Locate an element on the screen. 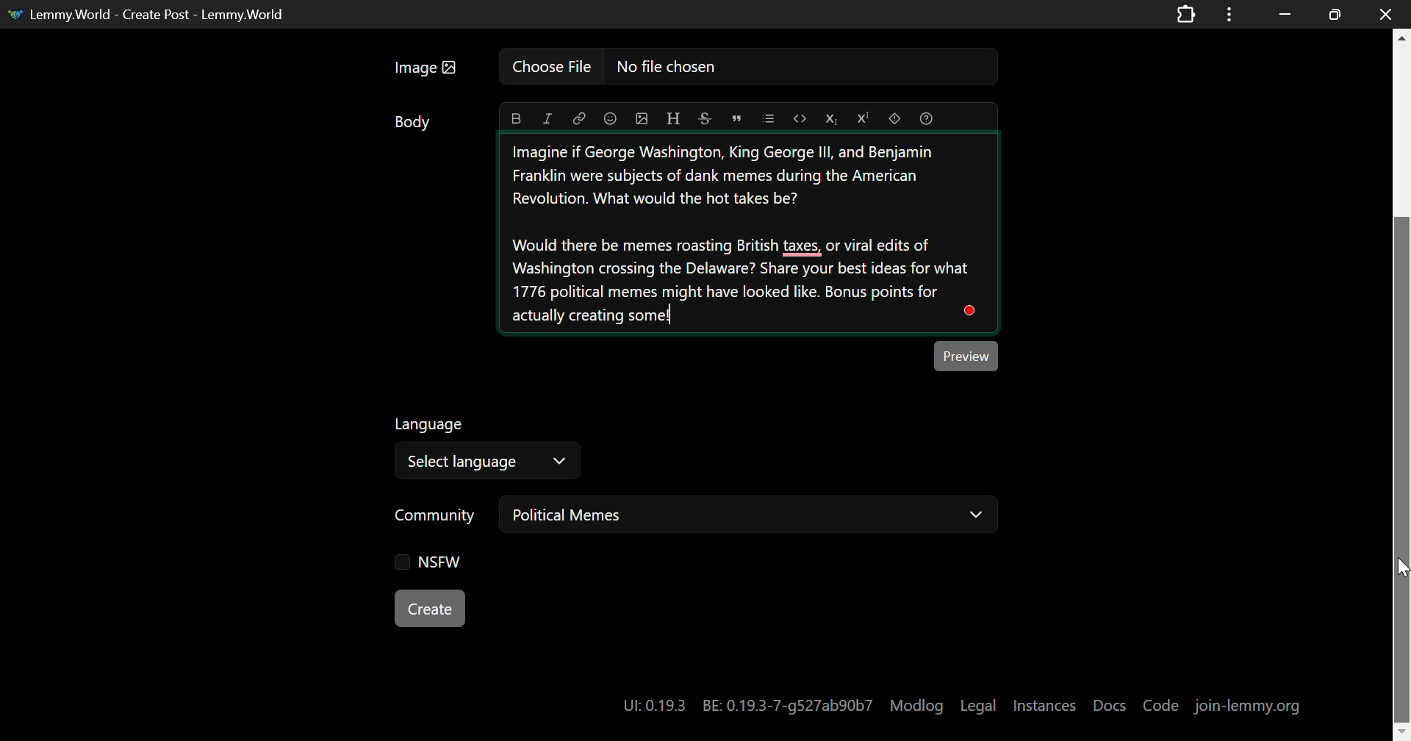 The image size is (1411, 741). Formatting Help is located at coordinates (924, 119).